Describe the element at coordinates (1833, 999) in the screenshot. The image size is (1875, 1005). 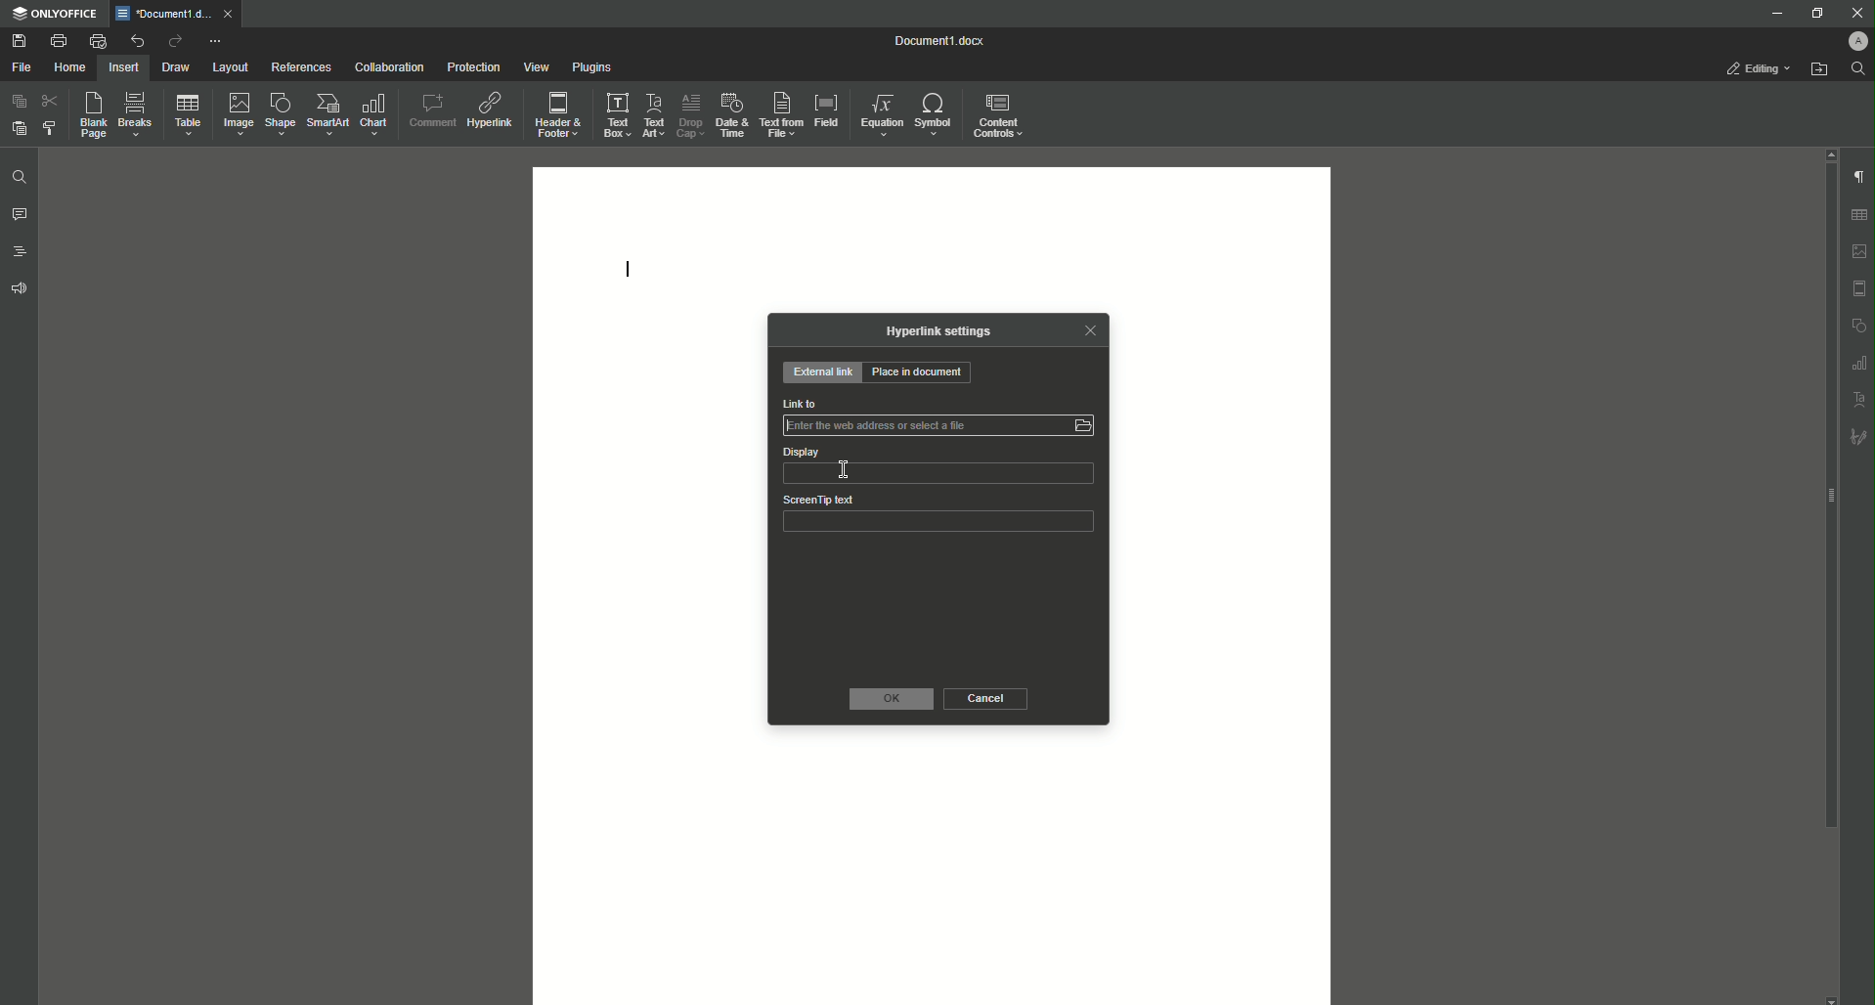
I see `scroll down` at that location.